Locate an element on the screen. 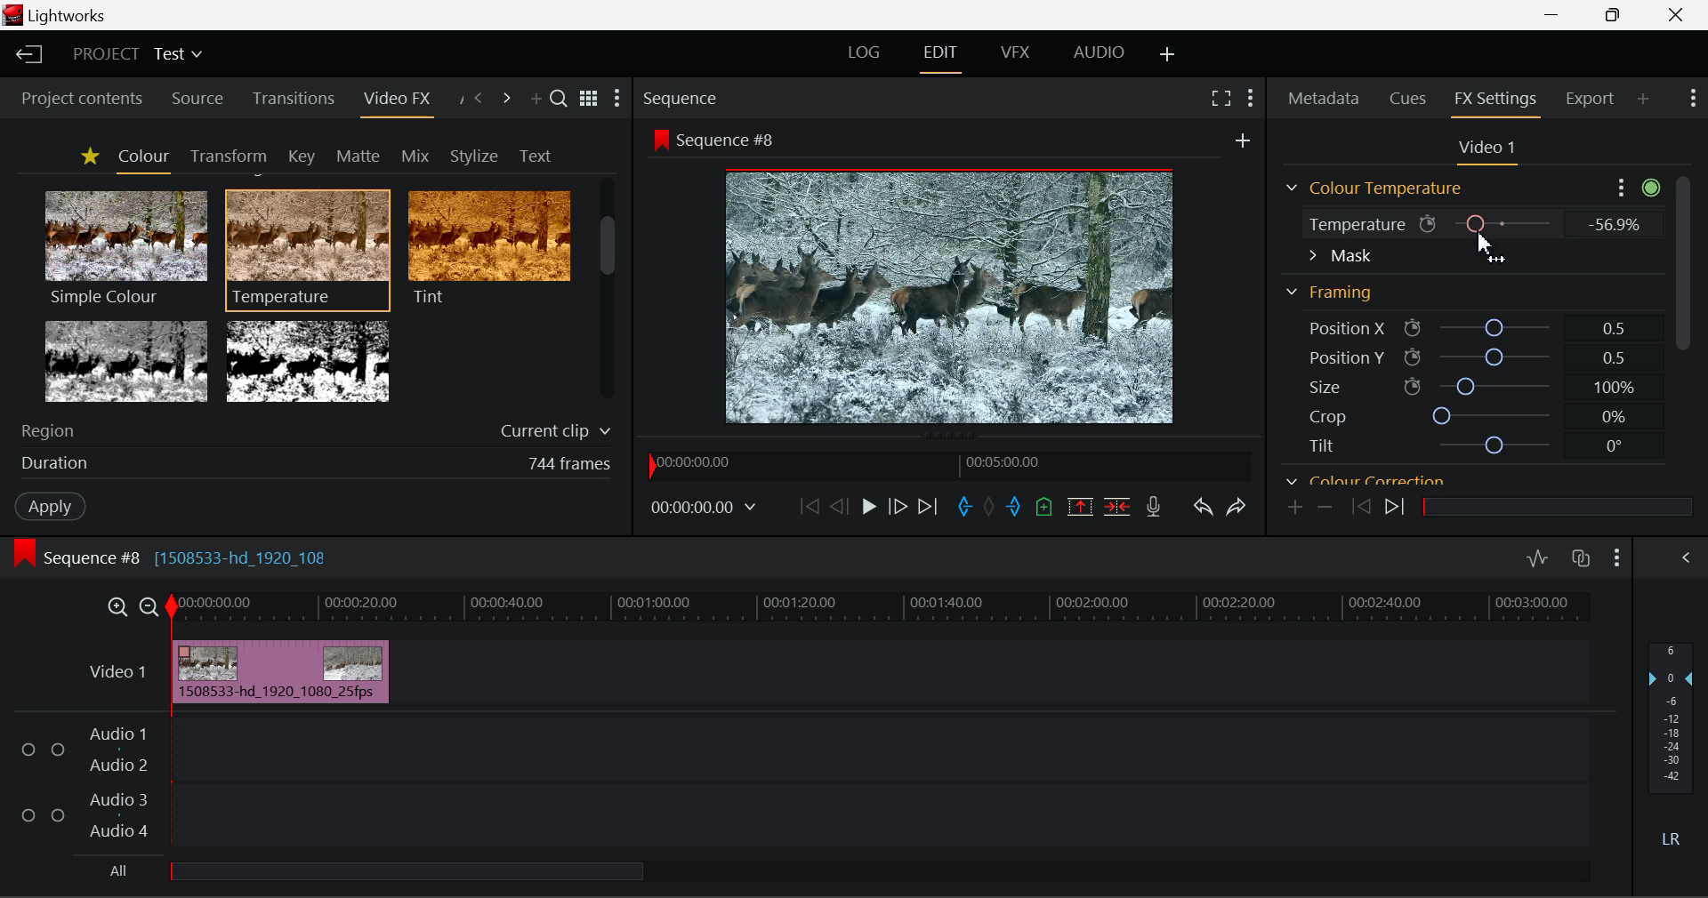 This screenshot has width=1708, height=898. 00:05:00.00 is located at coordinates (1006, 461).